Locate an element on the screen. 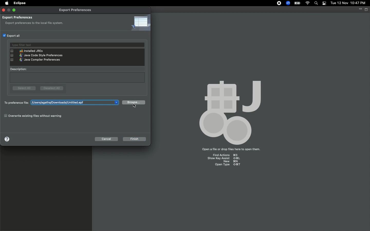 This screenshot has width=370, height=231. To preference file is located at coordinates (17, 103).